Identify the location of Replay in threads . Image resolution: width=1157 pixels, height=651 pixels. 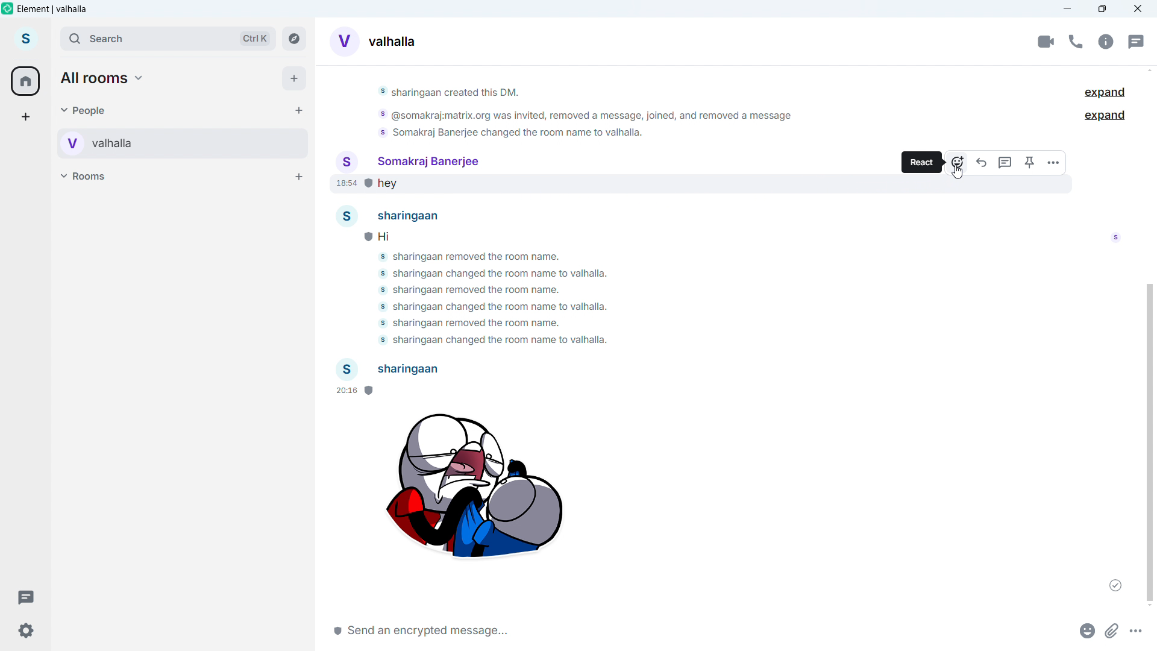
(1006, 162).